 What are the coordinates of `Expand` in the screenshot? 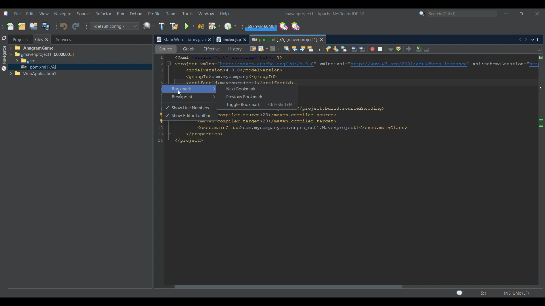 It's located at (12, 62).